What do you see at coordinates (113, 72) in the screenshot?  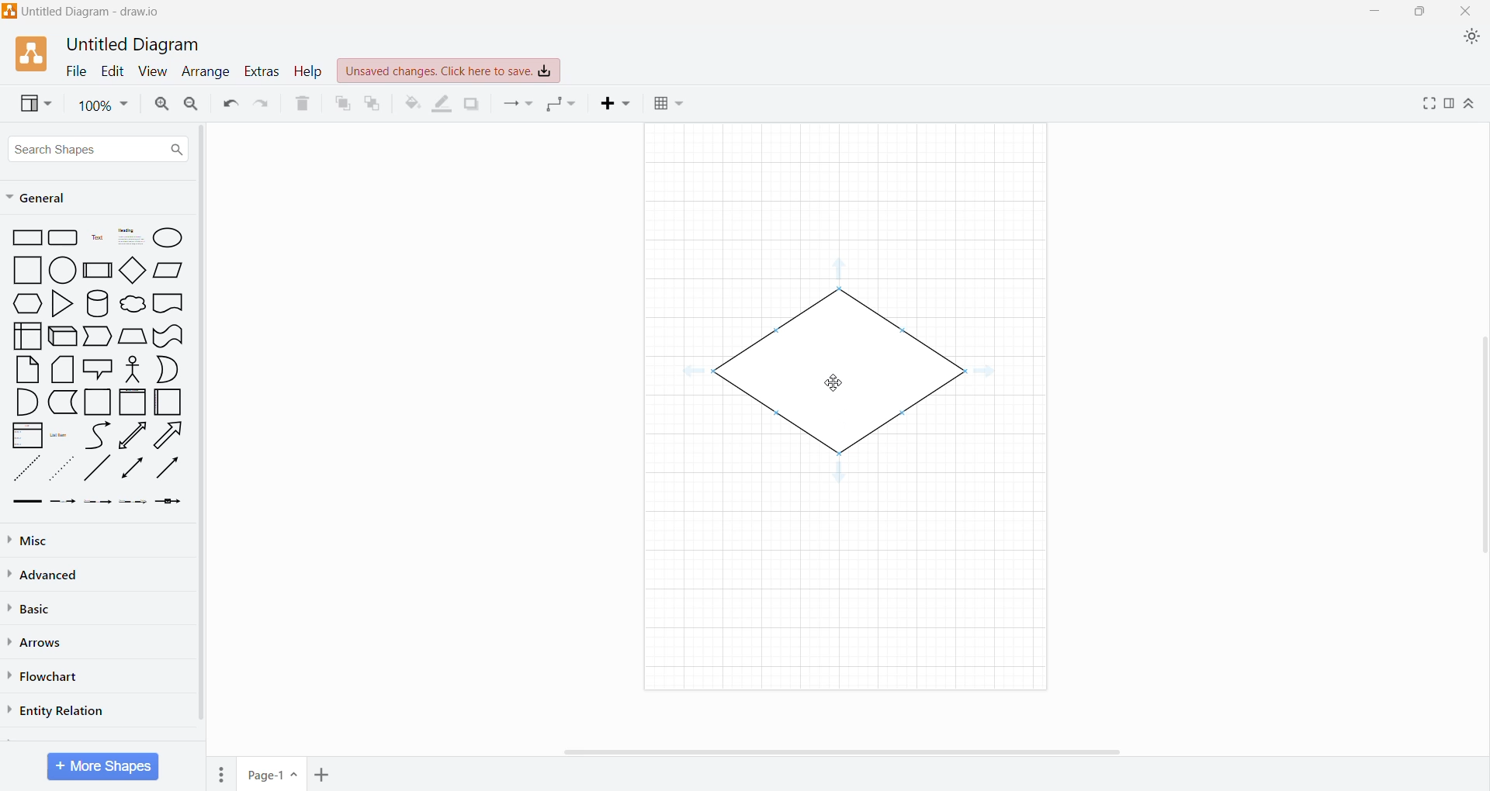 I see `Edit` at bounding box center [113, 72].